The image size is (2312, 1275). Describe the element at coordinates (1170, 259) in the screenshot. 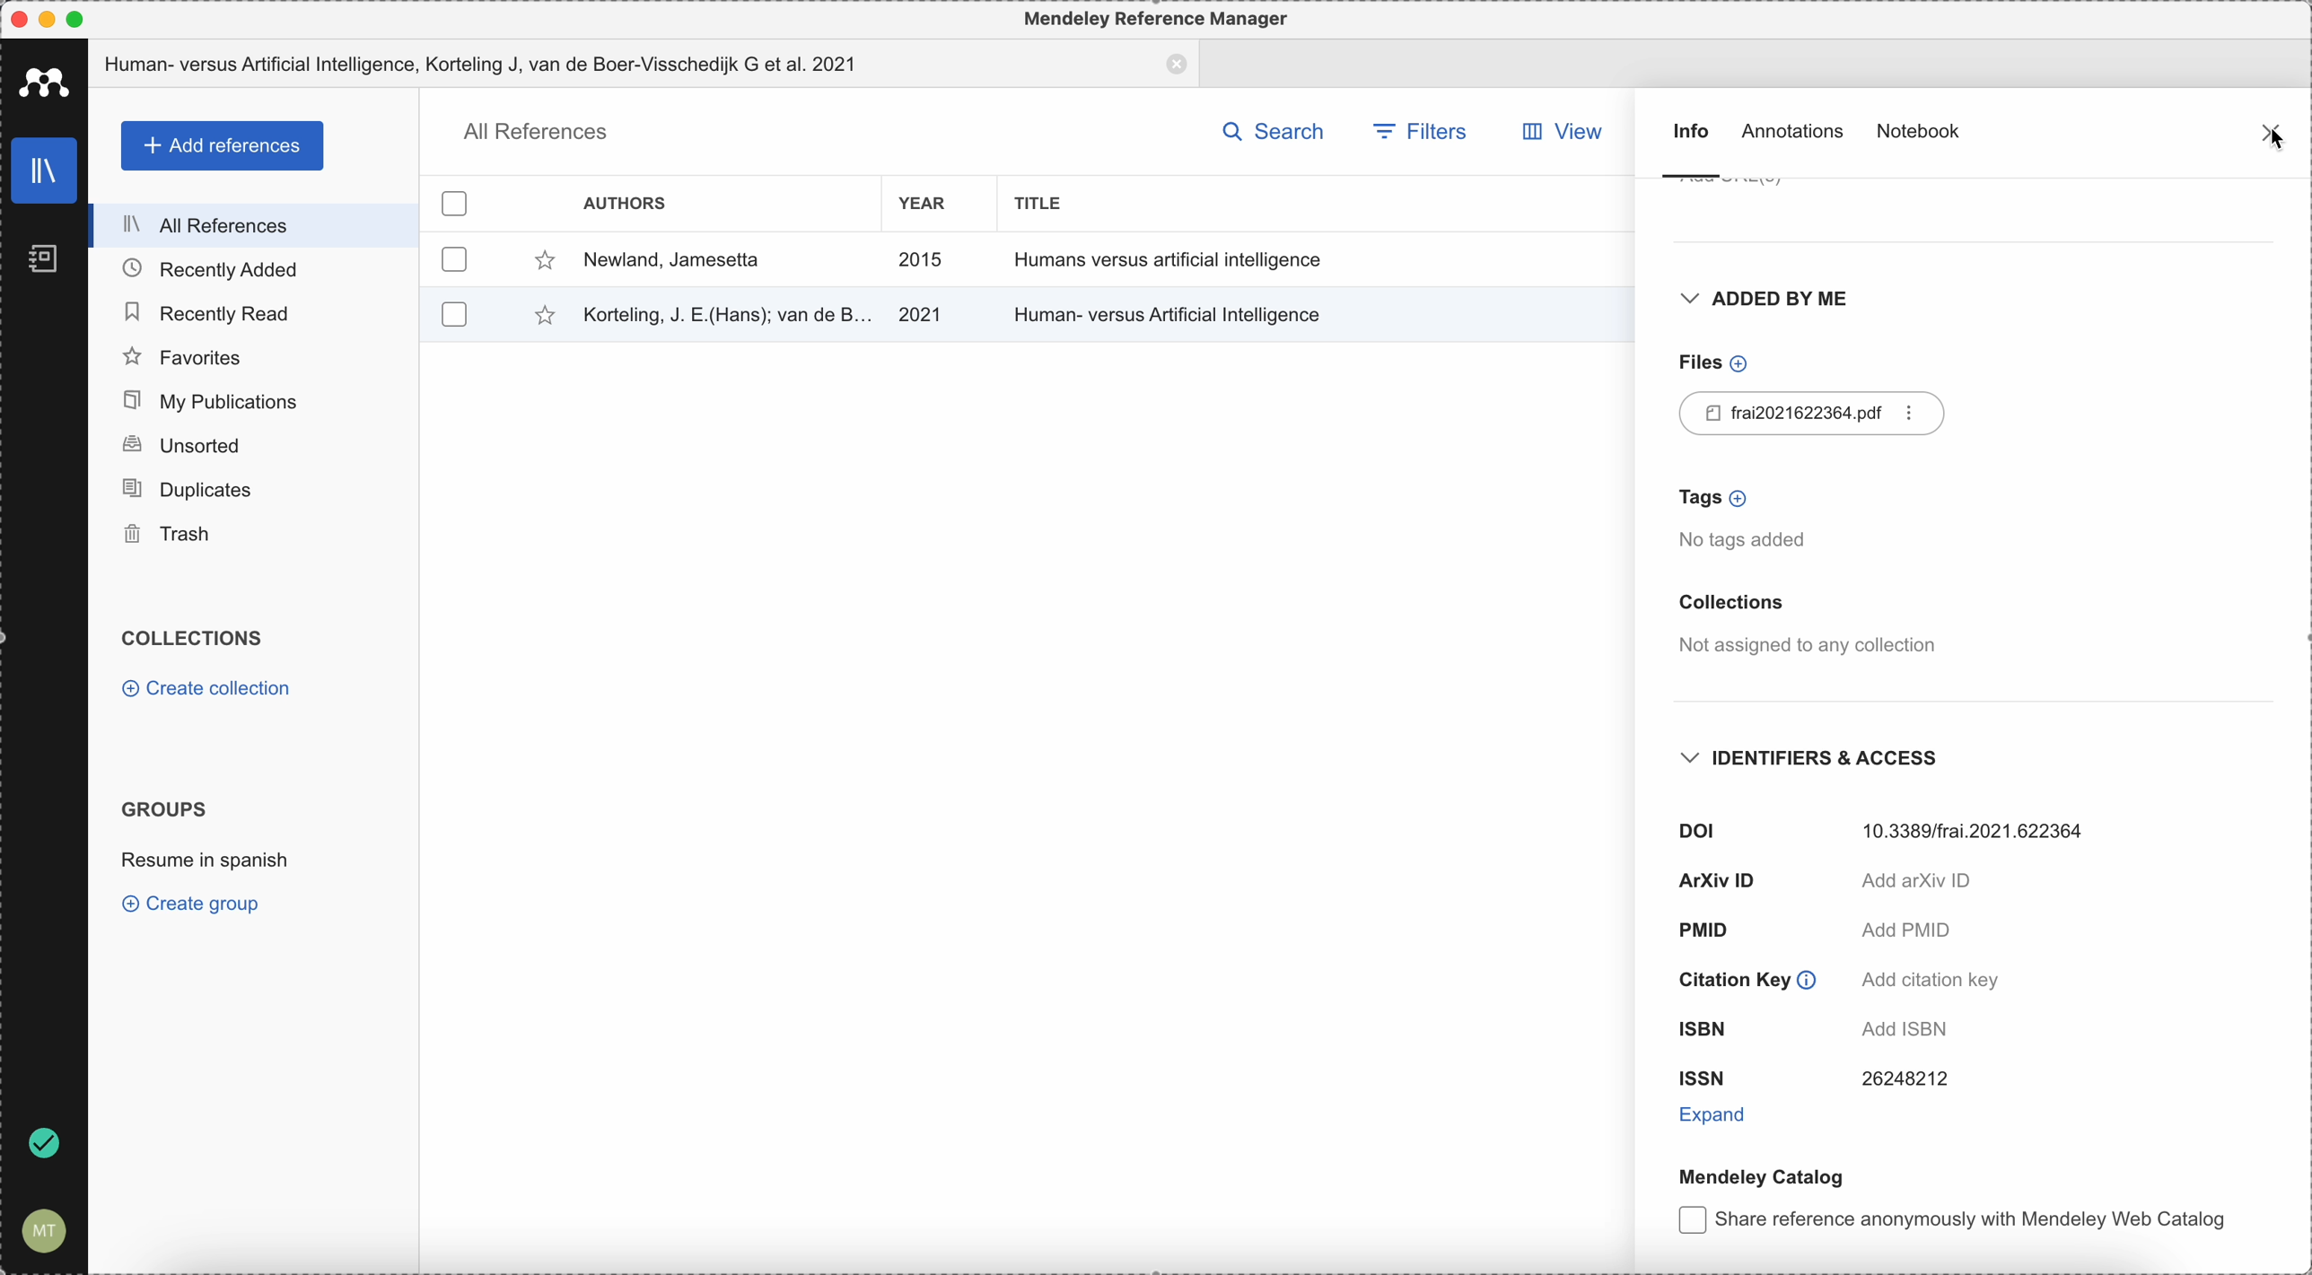

I see `Humans versus artificial intelligence` at that location.